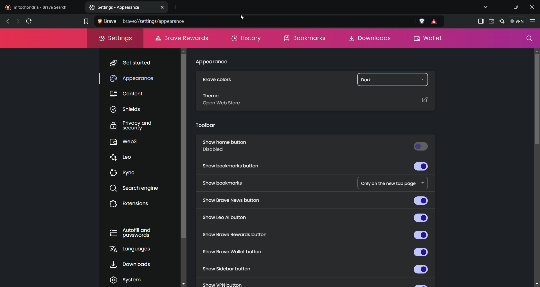 The image size is (540, 287). What do you see at coordinates (388, 181) in the screenshot?
I see `only on new tab page` at bounding box center [388, 181].